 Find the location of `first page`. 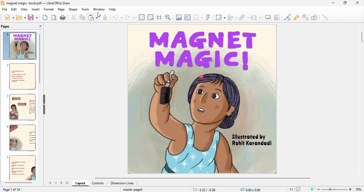

first page is located at coordinates (50, 183).